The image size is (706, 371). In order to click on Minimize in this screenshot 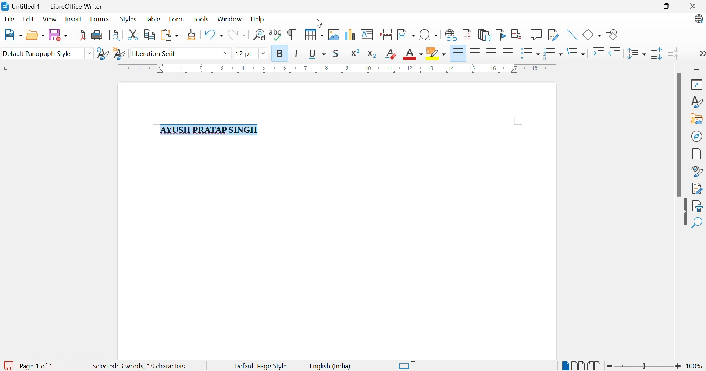, I will do `click(641, 5)`.